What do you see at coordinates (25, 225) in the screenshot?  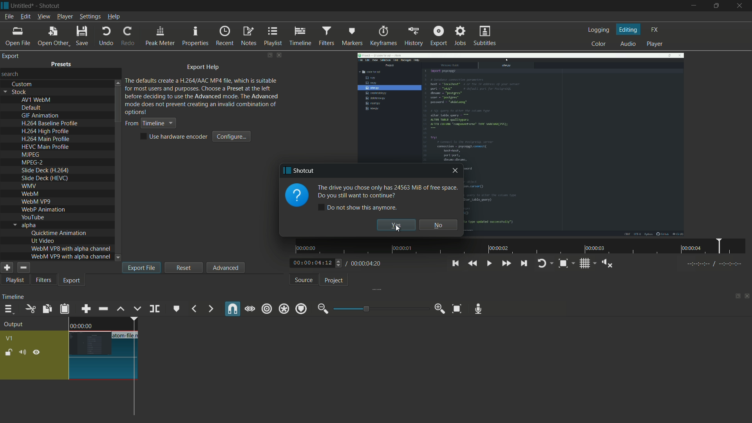 I see `alpha dropdown` at bounding box center [25, 225].